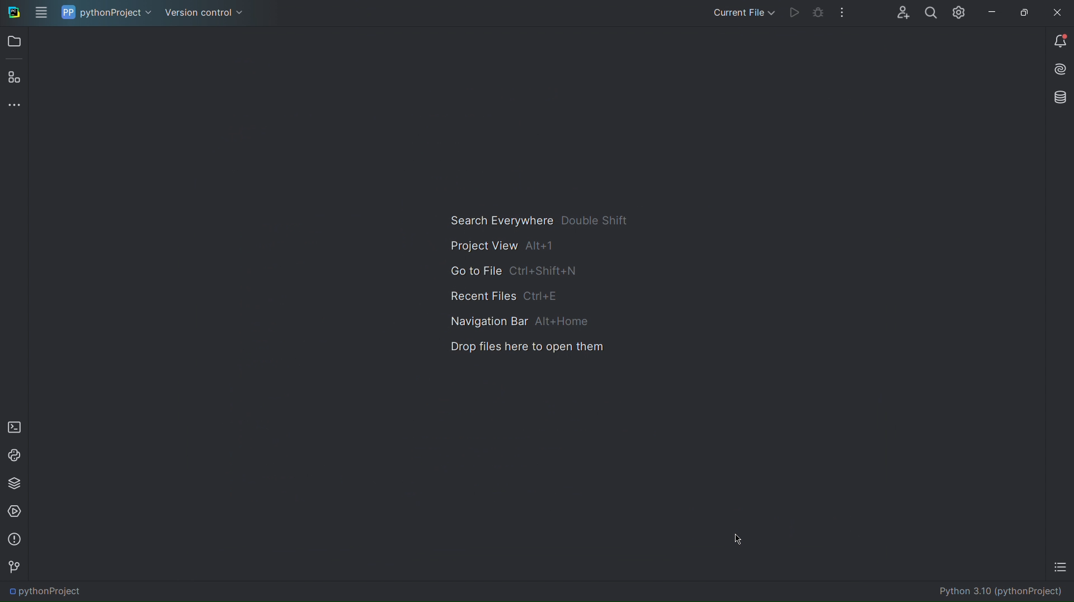 This screenshot has width=1074, height=602. Describe the element at coordinates (817, 14) in the screenshot. I see `Debug` at that location.